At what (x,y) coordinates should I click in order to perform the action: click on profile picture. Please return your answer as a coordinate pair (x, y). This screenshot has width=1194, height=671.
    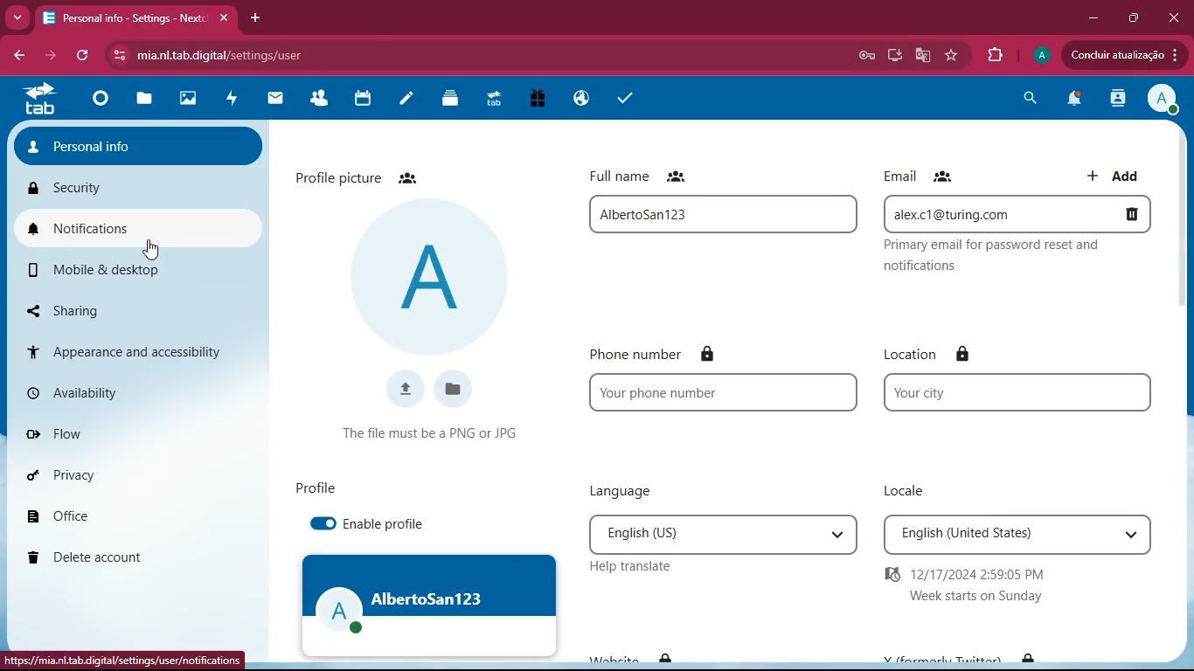
    Looking at the image, I should click on (371, 175).